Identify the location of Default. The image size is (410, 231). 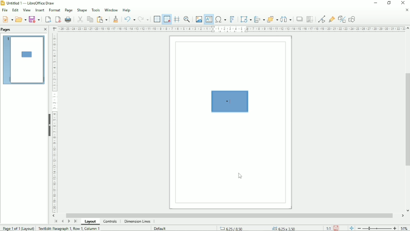
(161, 228).